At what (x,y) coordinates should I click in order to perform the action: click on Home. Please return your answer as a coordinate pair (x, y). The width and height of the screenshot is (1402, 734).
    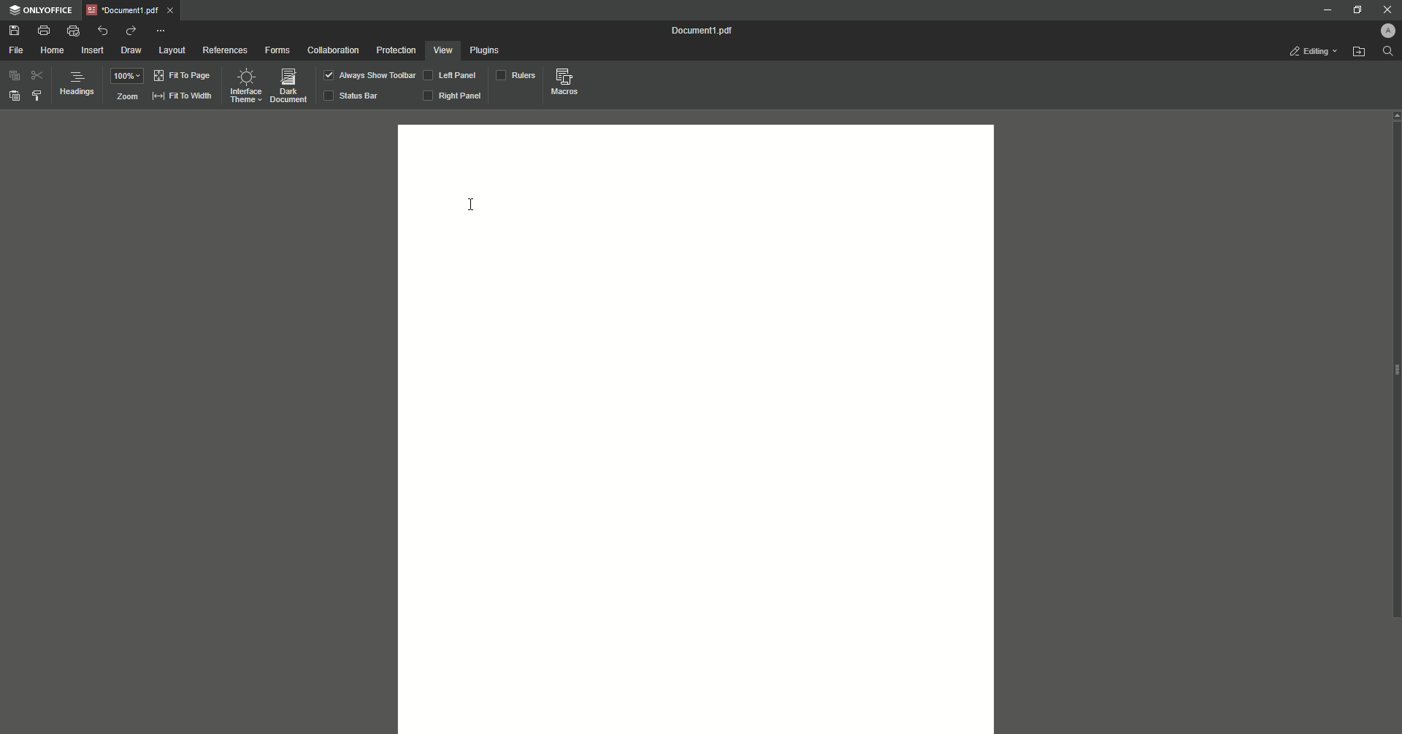
    Looking at the image, I should click on (55, 50).